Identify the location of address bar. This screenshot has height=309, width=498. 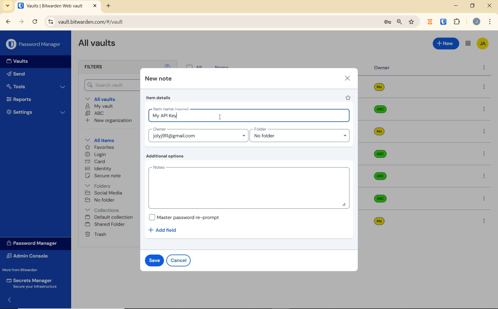
(210, 22).